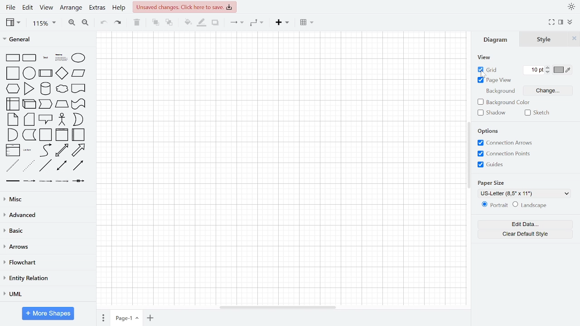 Image resolution: width=580 pixels, height=326 pixels. I want to click on undo, so click(102, 23).